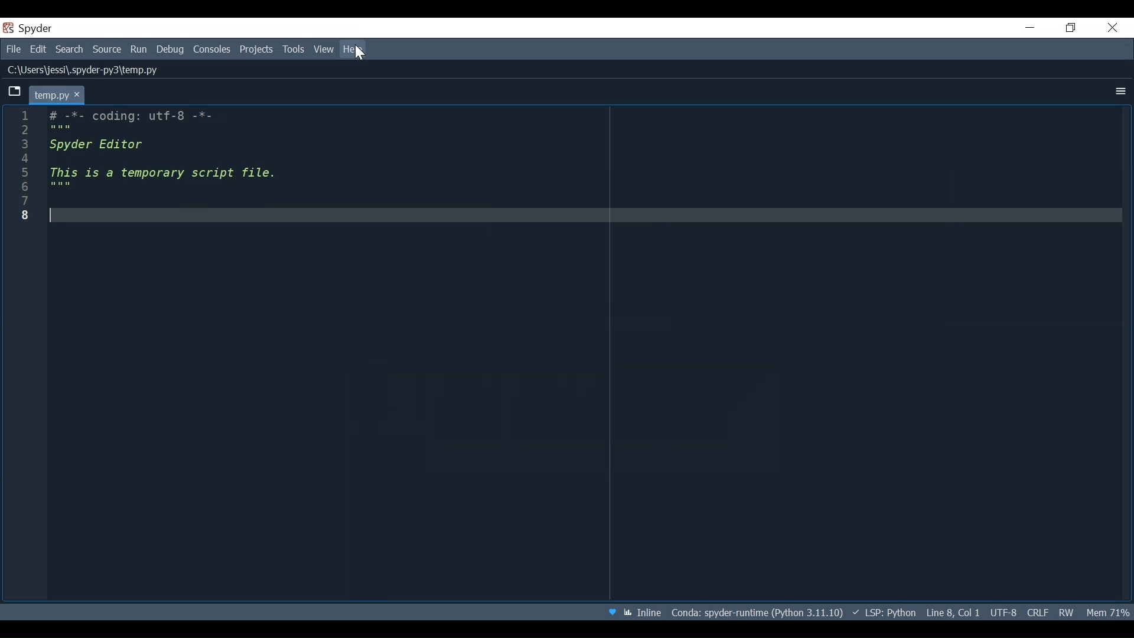  What do you see at coordinates (1107, 614) in the screenshot?
I see `Memory Usage` at bounding box center [1107, 614].